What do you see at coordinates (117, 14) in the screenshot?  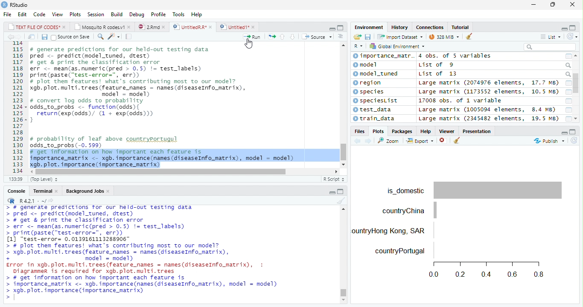 I see `Build` at bounding box center [117, 14].